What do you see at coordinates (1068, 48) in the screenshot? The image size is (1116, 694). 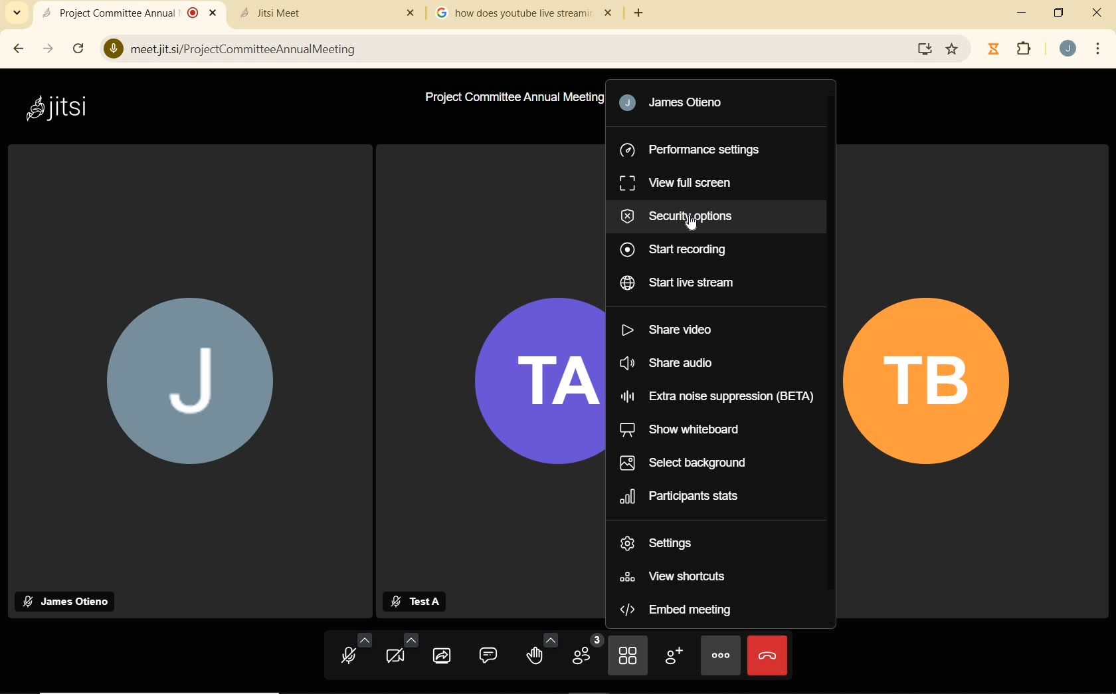 I see `ACCOUNT` at bounding box center [1068, 48].